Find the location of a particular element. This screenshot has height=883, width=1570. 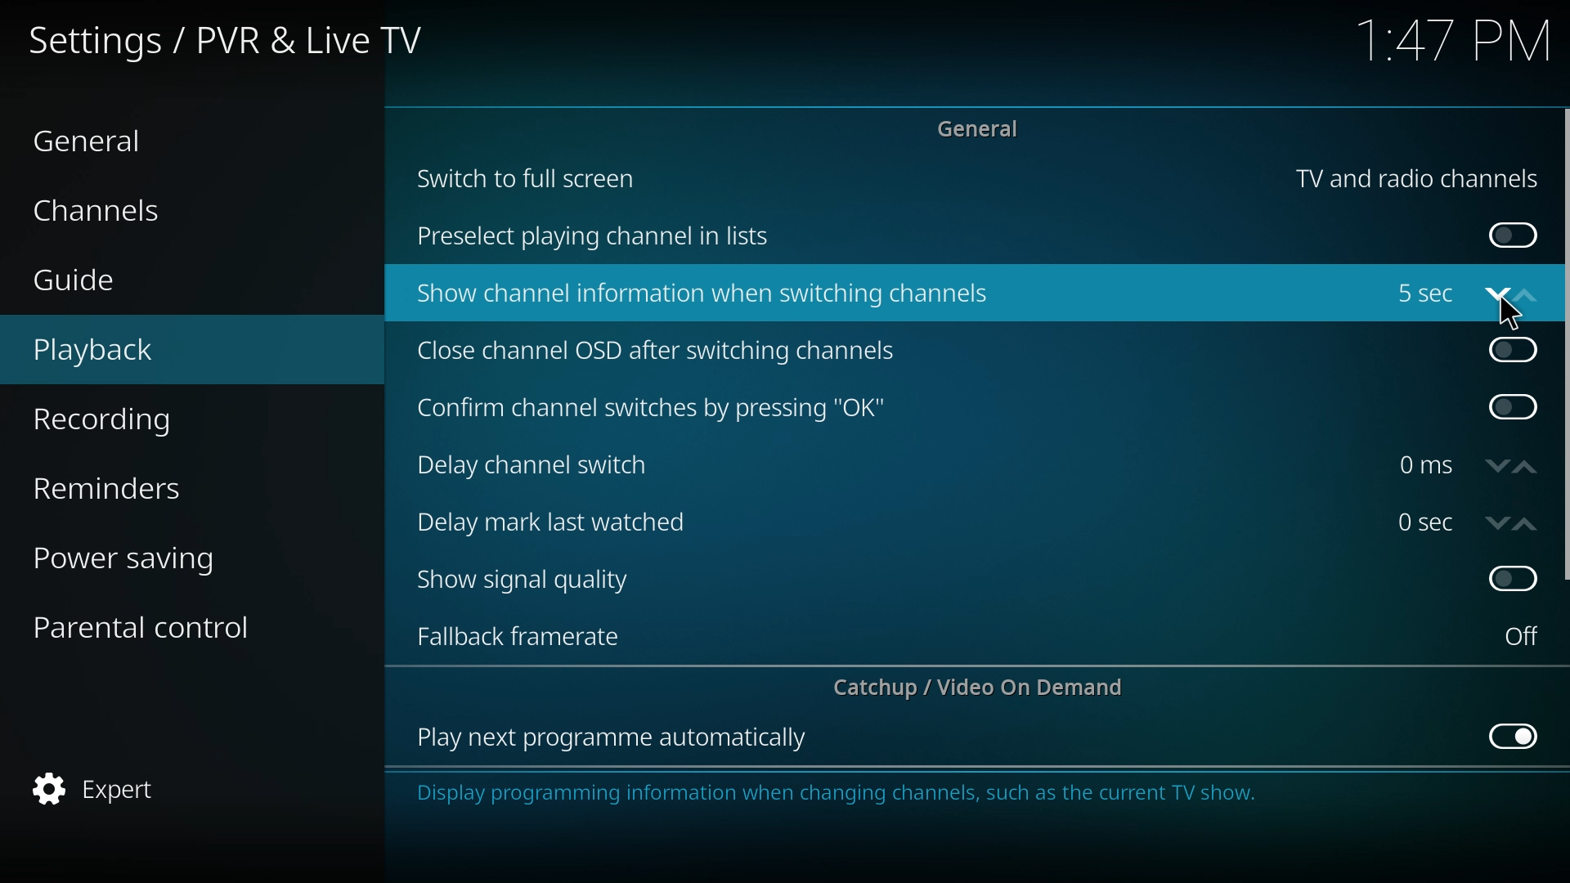

scroll bar is located at coordinates (1563, 345).